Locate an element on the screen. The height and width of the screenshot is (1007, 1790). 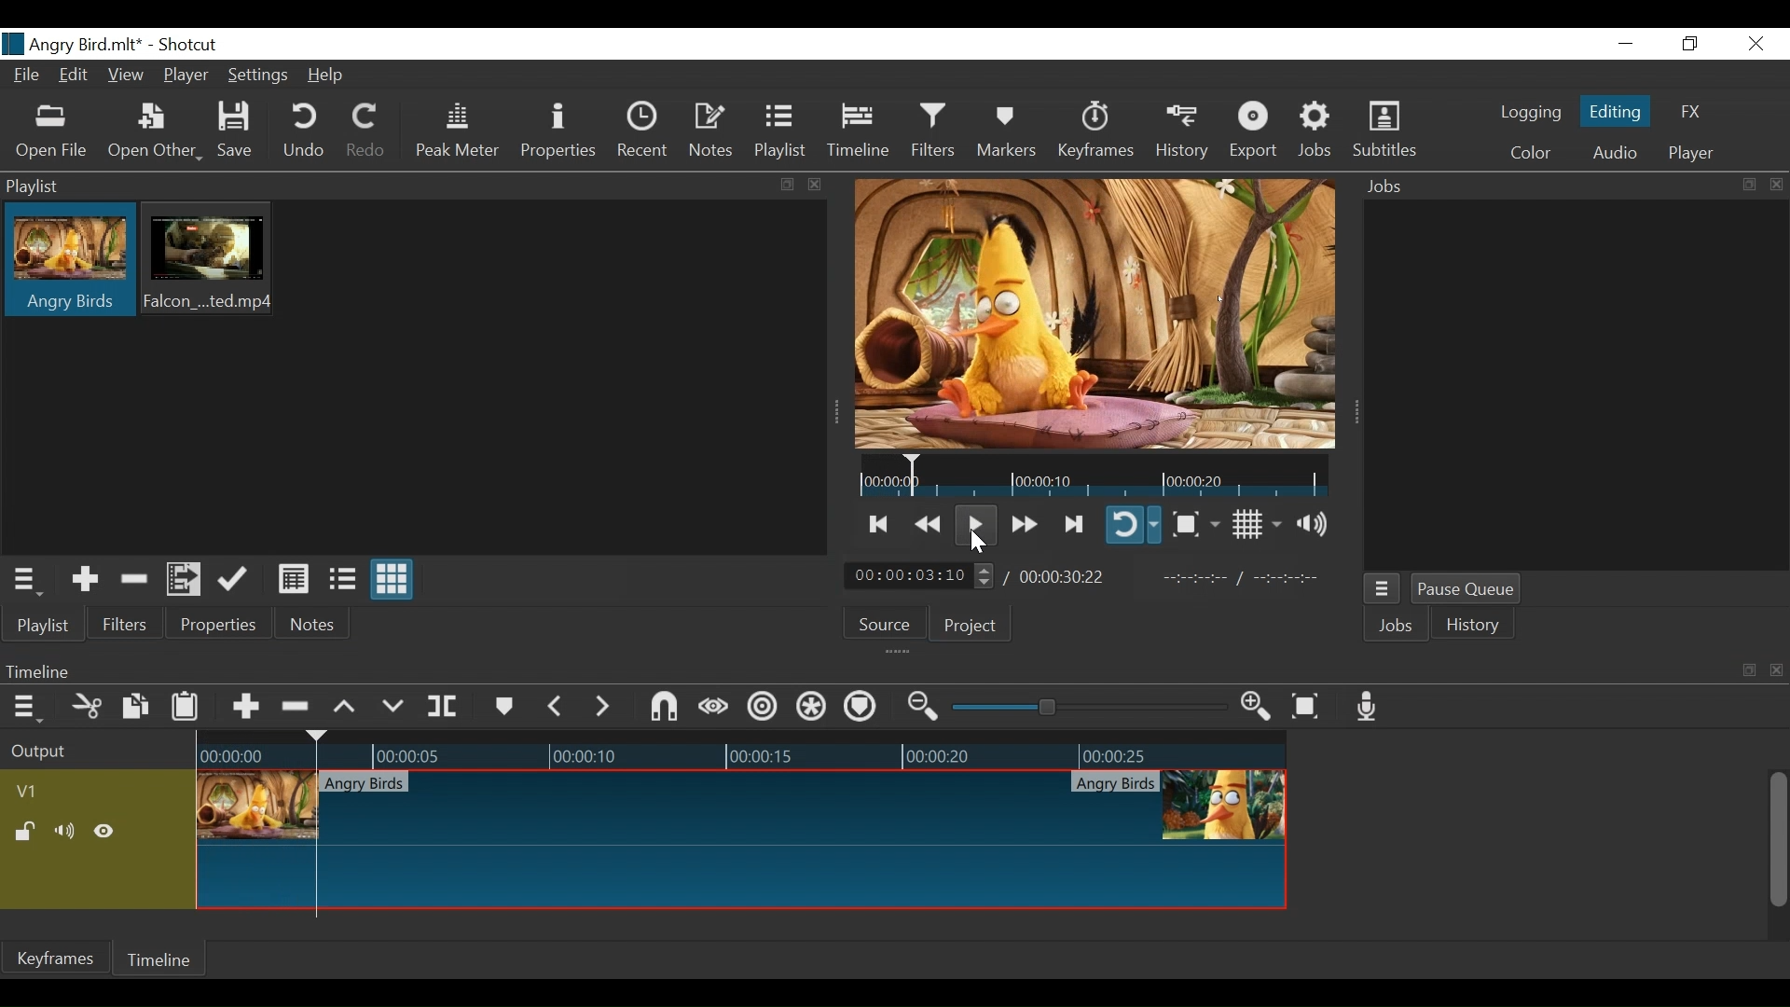
Pause Queue is located at coordinates (1466, 588).